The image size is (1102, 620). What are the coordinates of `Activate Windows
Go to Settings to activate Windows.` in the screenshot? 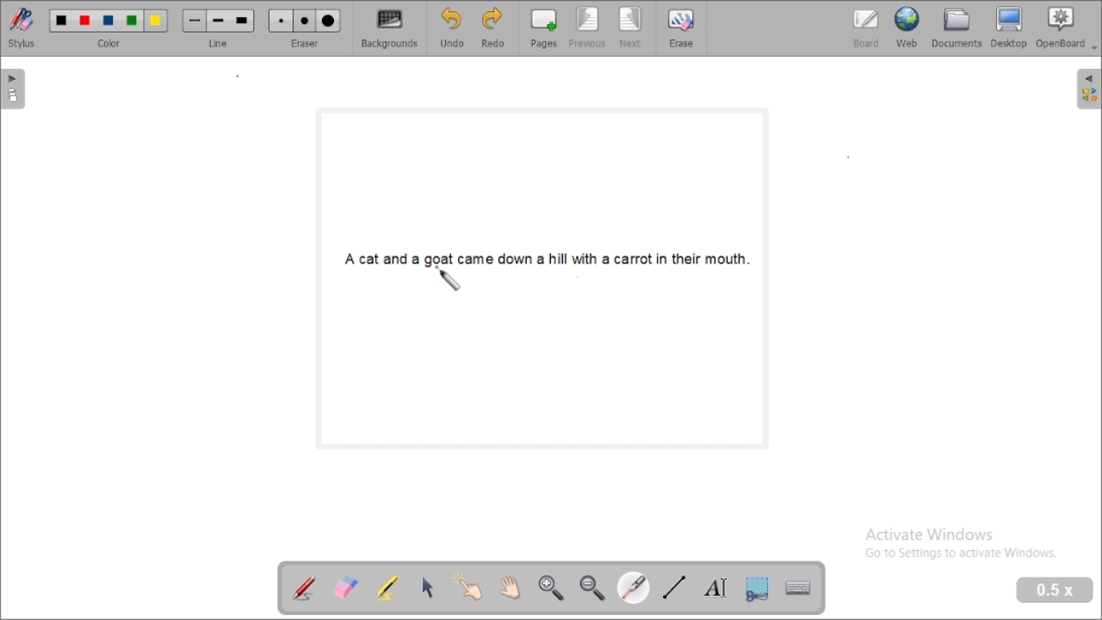 It's located at (963, 545).